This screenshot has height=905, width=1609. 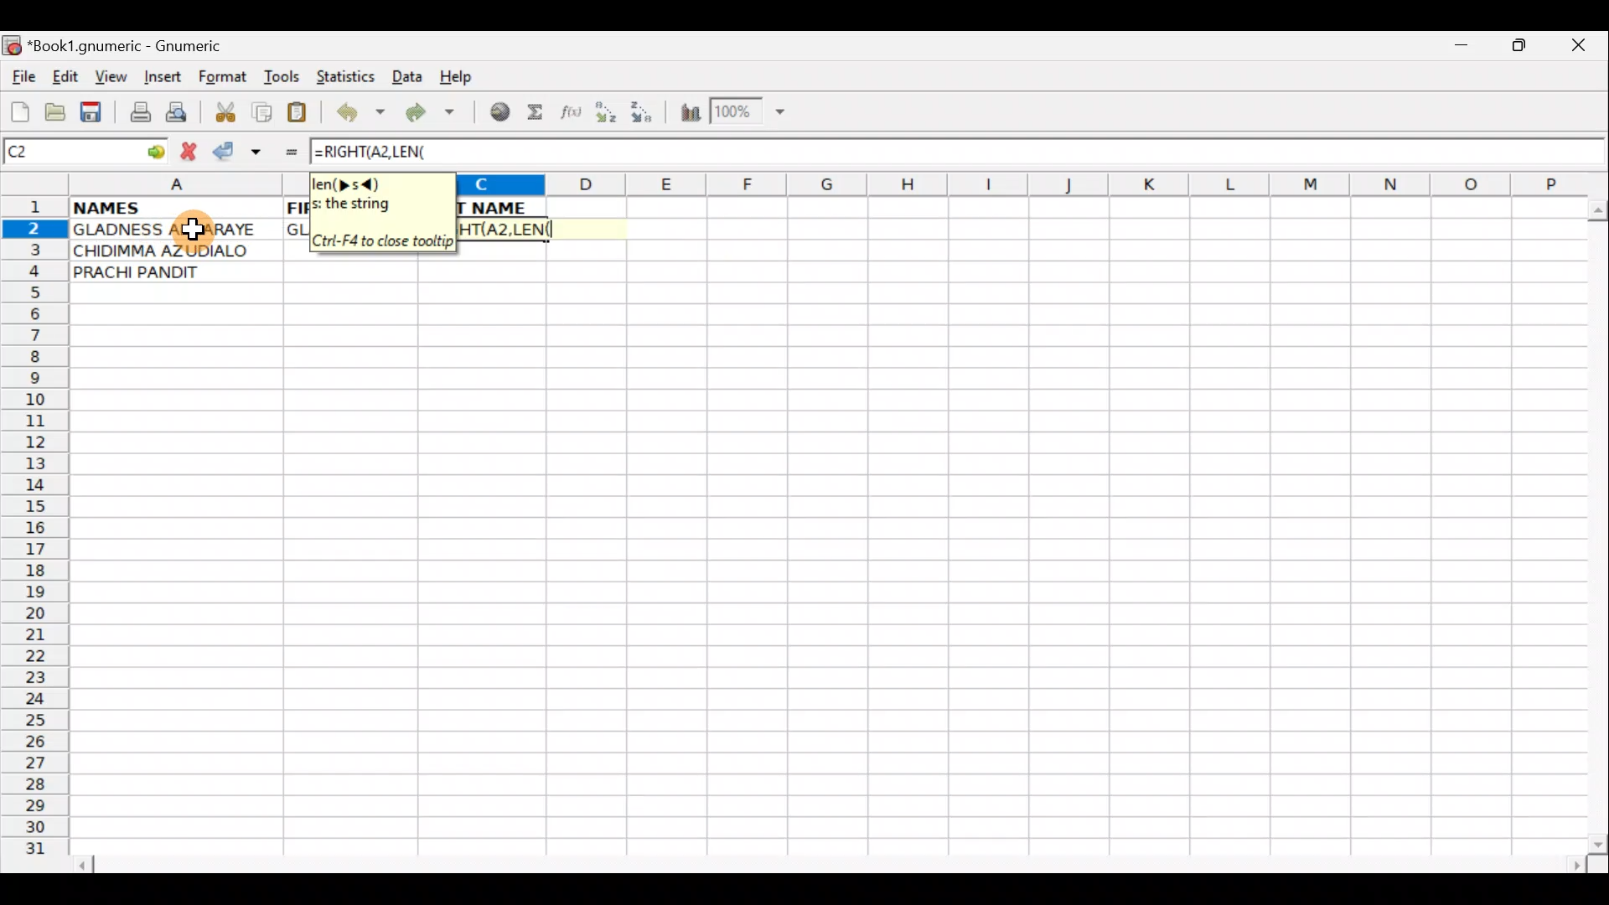 What do you see at coordinates (457, 77) in the screenshot?
I see `Help` at bounding box center [457, 77].